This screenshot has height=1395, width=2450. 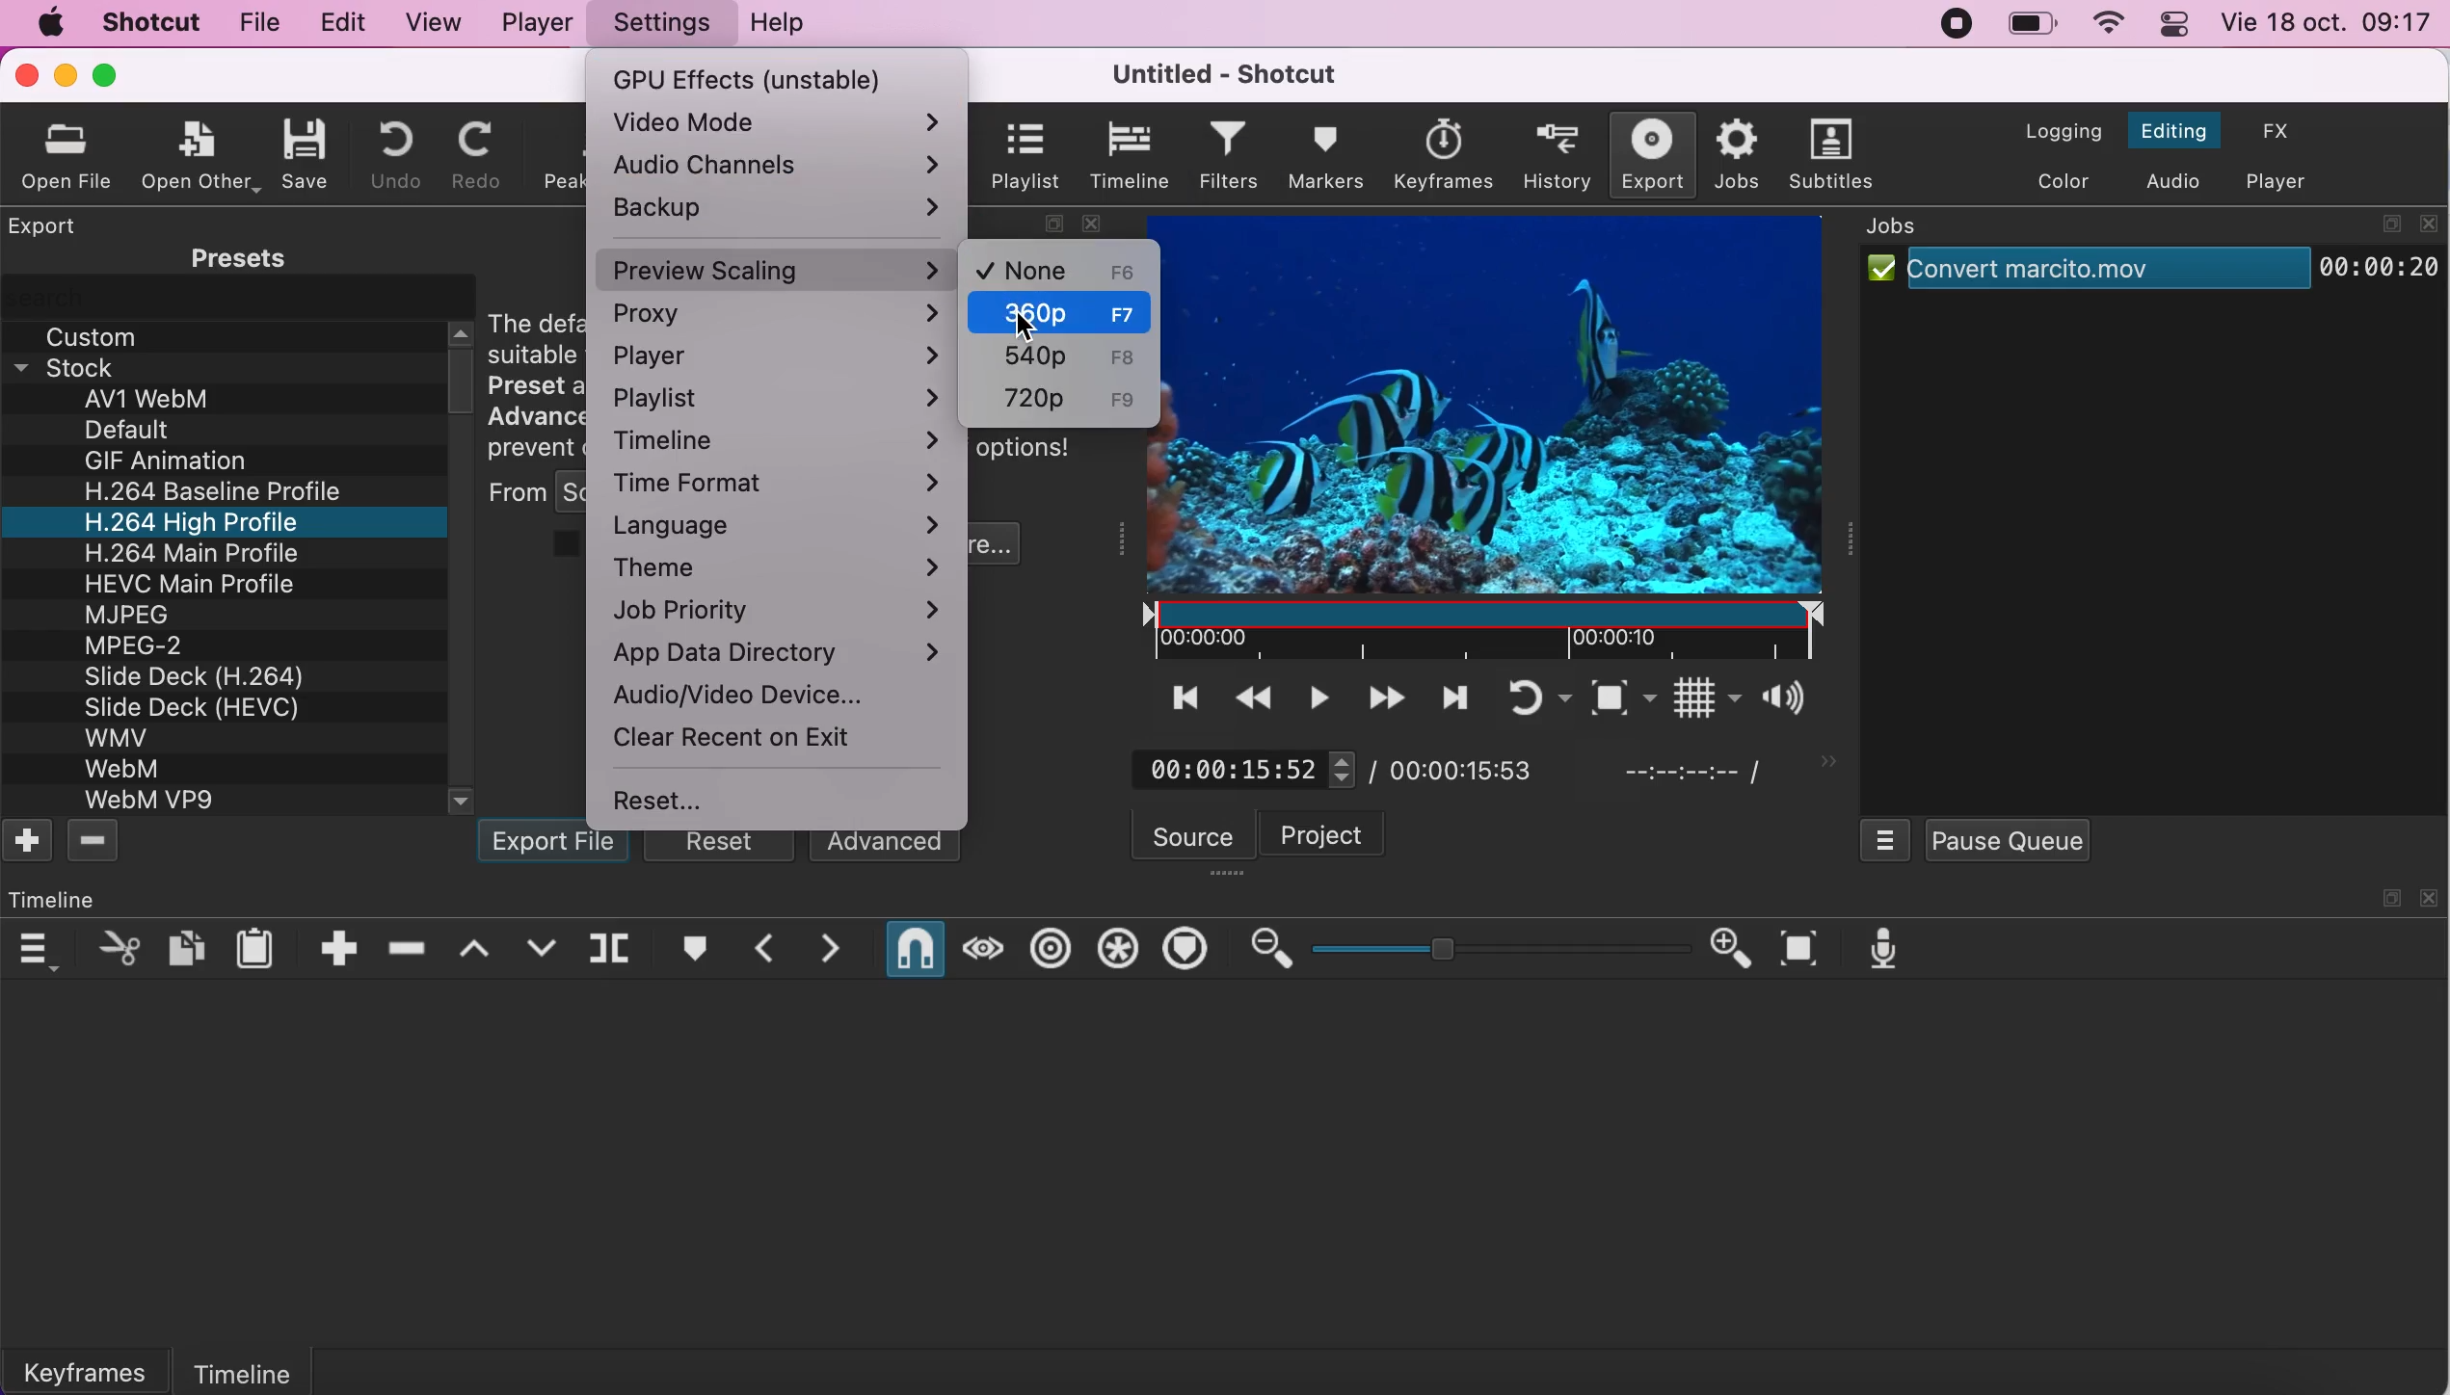 I want to click on Slide Deck (HEVC), so click(x=203, y=707).